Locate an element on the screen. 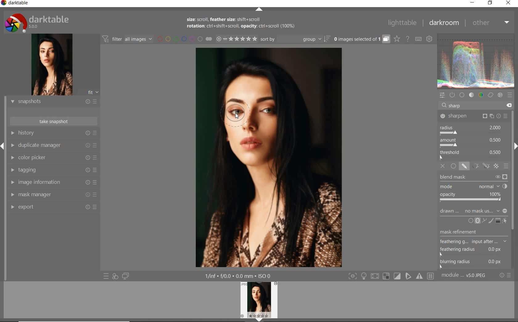 This screenshot has height=322, width=518. Cursor is located at coordinates (235, 115).